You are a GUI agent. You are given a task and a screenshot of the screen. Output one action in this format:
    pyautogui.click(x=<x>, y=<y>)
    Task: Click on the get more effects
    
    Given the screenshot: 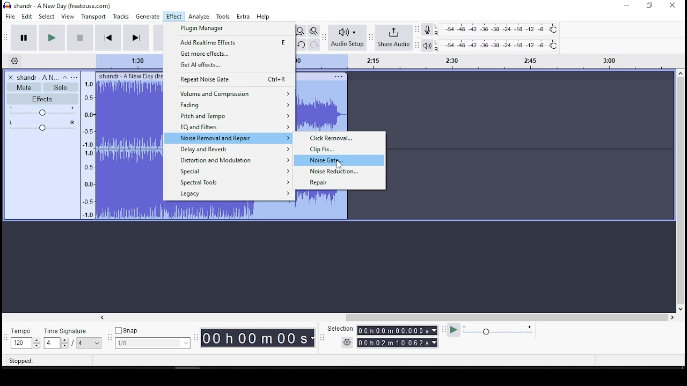 What is the action you would take?
    pyautogui.click(x=230, y=53)
    